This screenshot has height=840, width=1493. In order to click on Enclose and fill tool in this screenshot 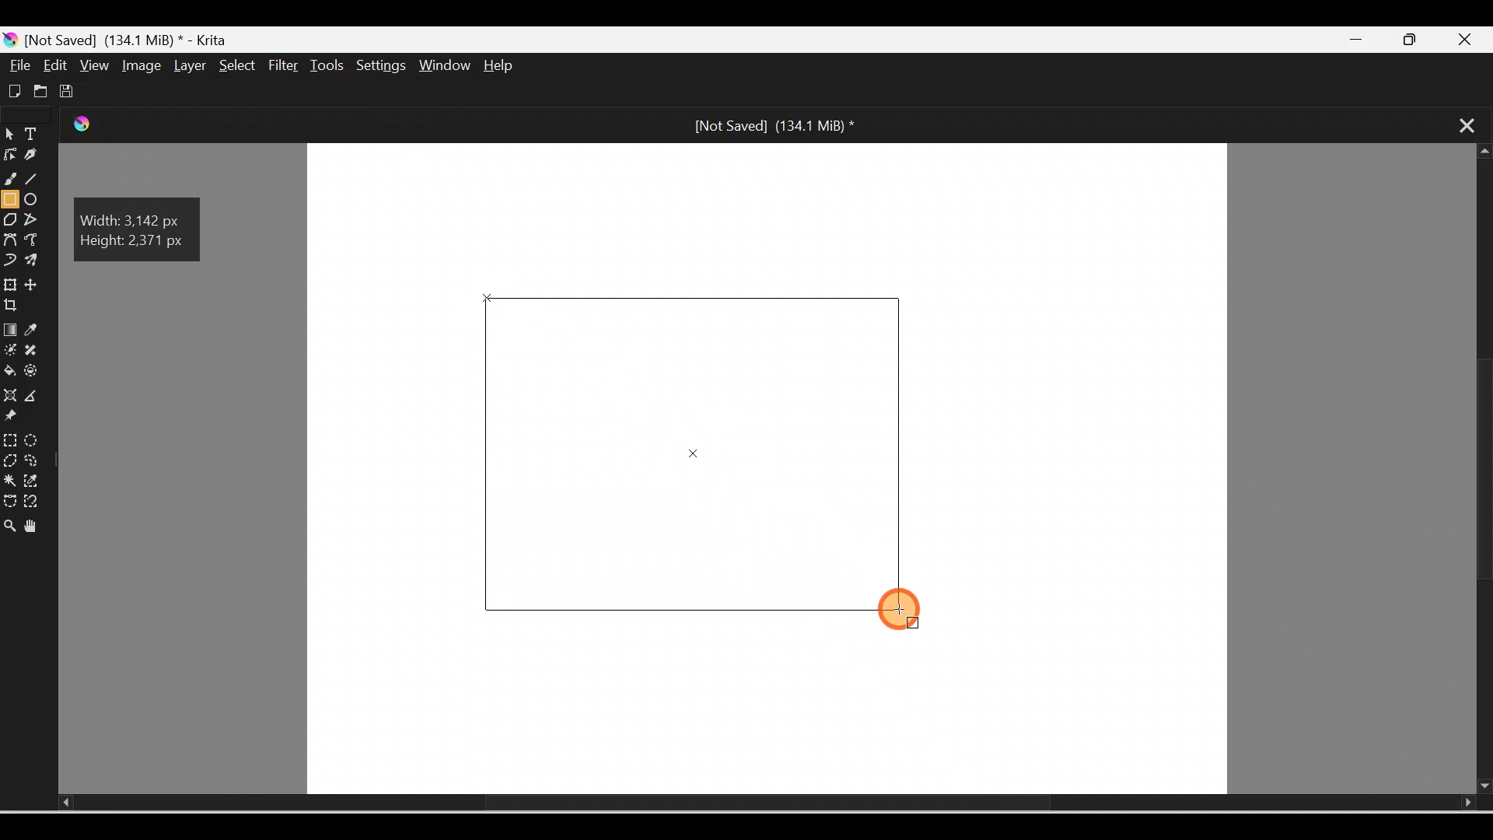, I will do `click(37, 374)`.